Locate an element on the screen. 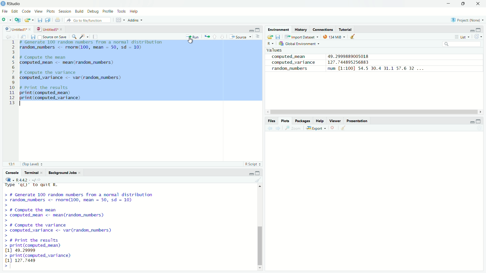  # generate 100 random numbers from a normal distribution is located at coordinates (92, 42).